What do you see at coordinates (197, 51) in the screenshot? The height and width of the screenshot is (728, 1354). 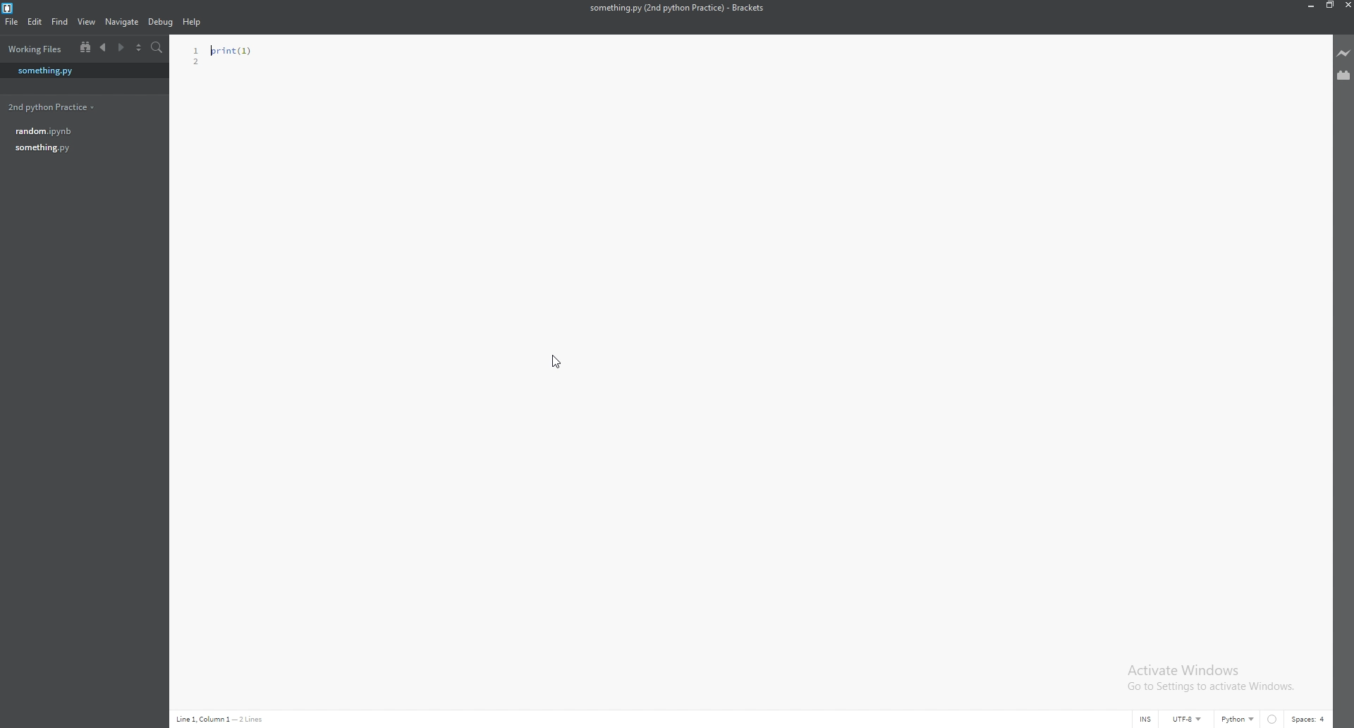 I see `1` at bounding box center [197, 51].